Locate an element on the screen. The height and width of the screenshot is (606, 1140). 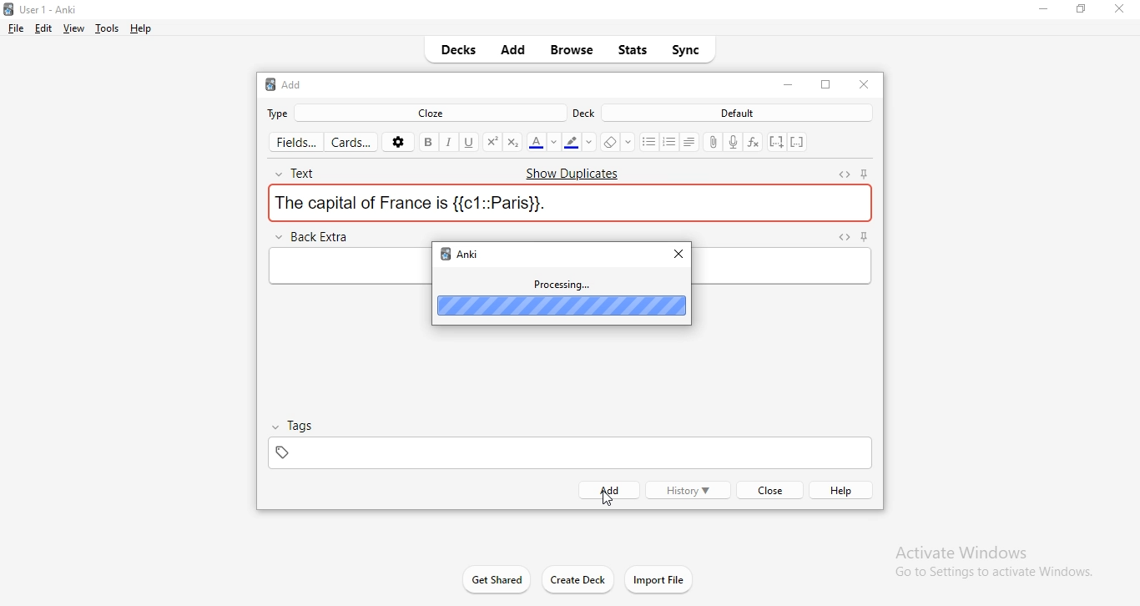
history is located at coordinates (688, 491).